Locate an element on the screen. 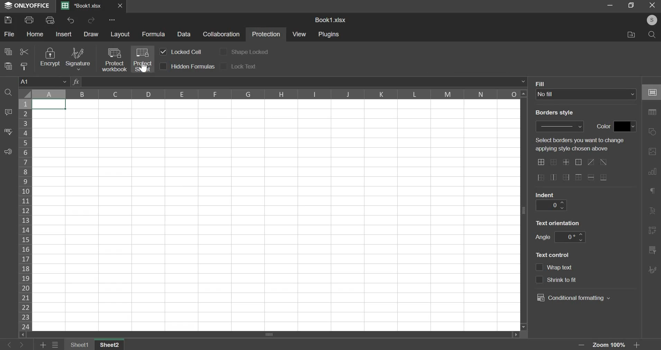 This screenshot has height=350, width=661. checkbox is located at coordinates (164, 66).